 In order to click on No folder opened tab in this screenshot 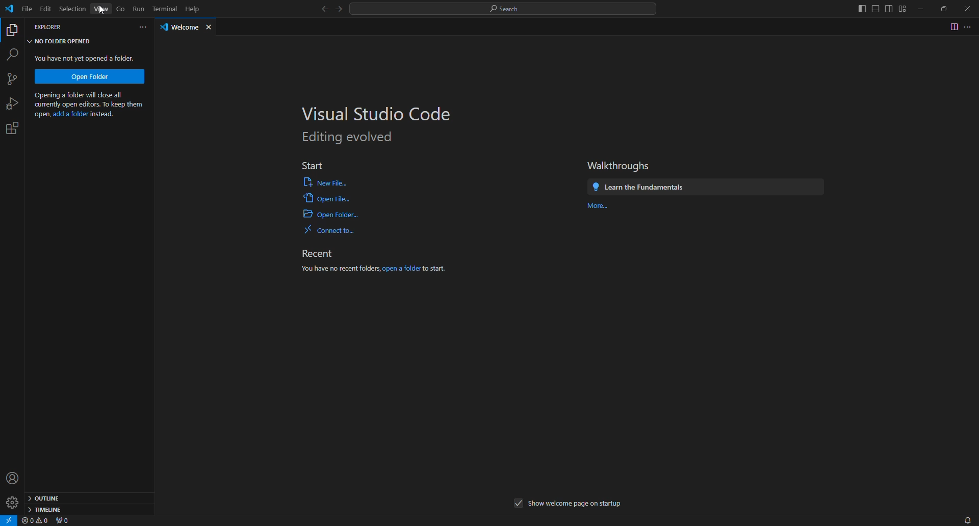, I will do `click(62, 41)`.